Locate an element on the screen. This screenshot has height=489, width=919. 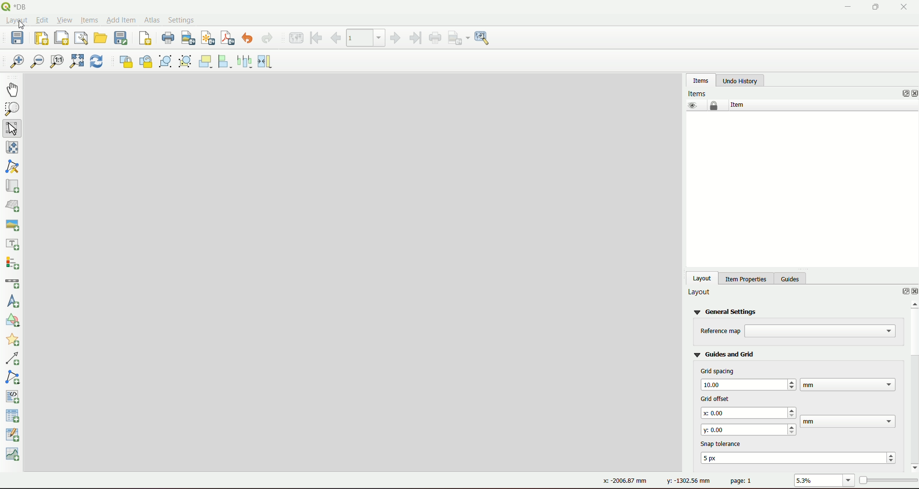
zoom full is located at coordinates (76, 62).